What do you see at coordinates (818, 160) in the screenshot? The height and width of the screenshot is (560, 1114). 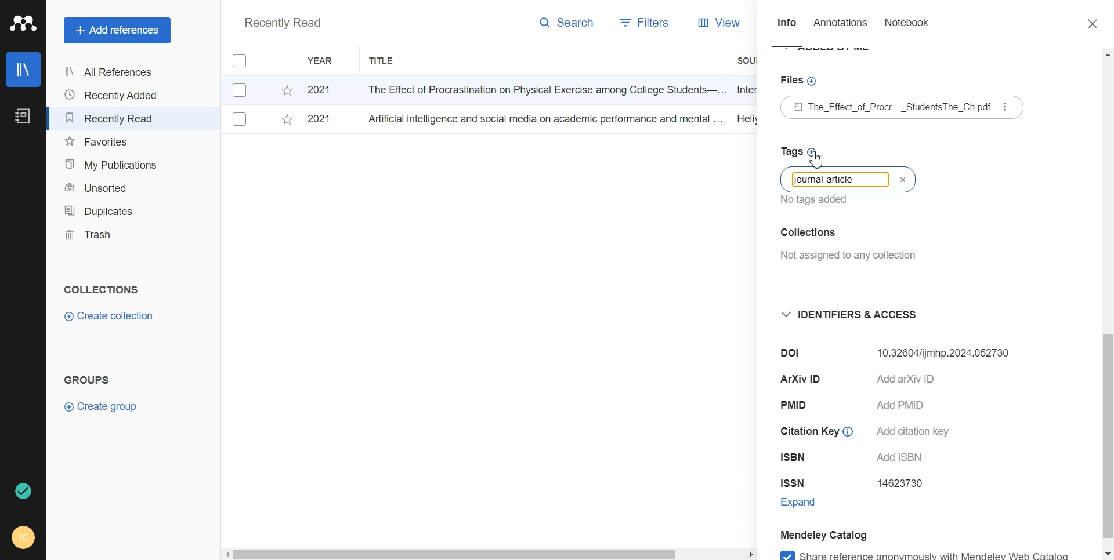 I see `Cursor` at bounding box center [818, 160].